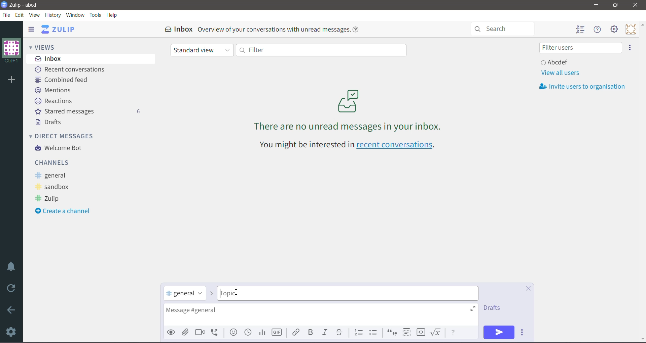  What do you see at coordinates (49, 199) in the screenshot?
I see `Zulip` at bounding box center [49, 199].